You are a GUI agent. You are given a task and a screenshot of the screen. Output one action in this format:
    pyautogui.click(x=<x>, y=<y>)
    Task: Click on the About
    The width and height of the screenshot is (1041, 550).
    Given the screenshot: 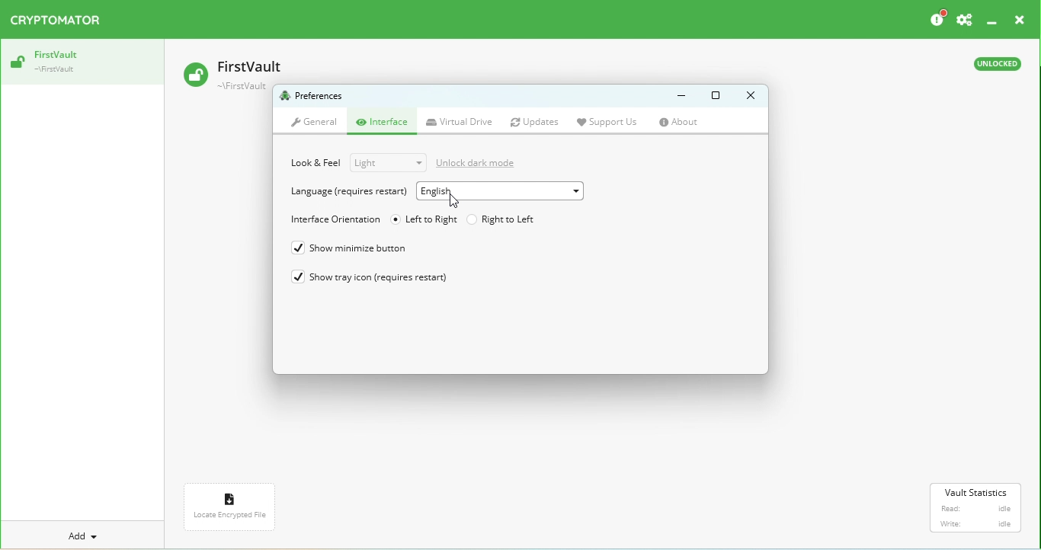 What is the action you would take?
    pyautogui.click(x=685, y=123)
    